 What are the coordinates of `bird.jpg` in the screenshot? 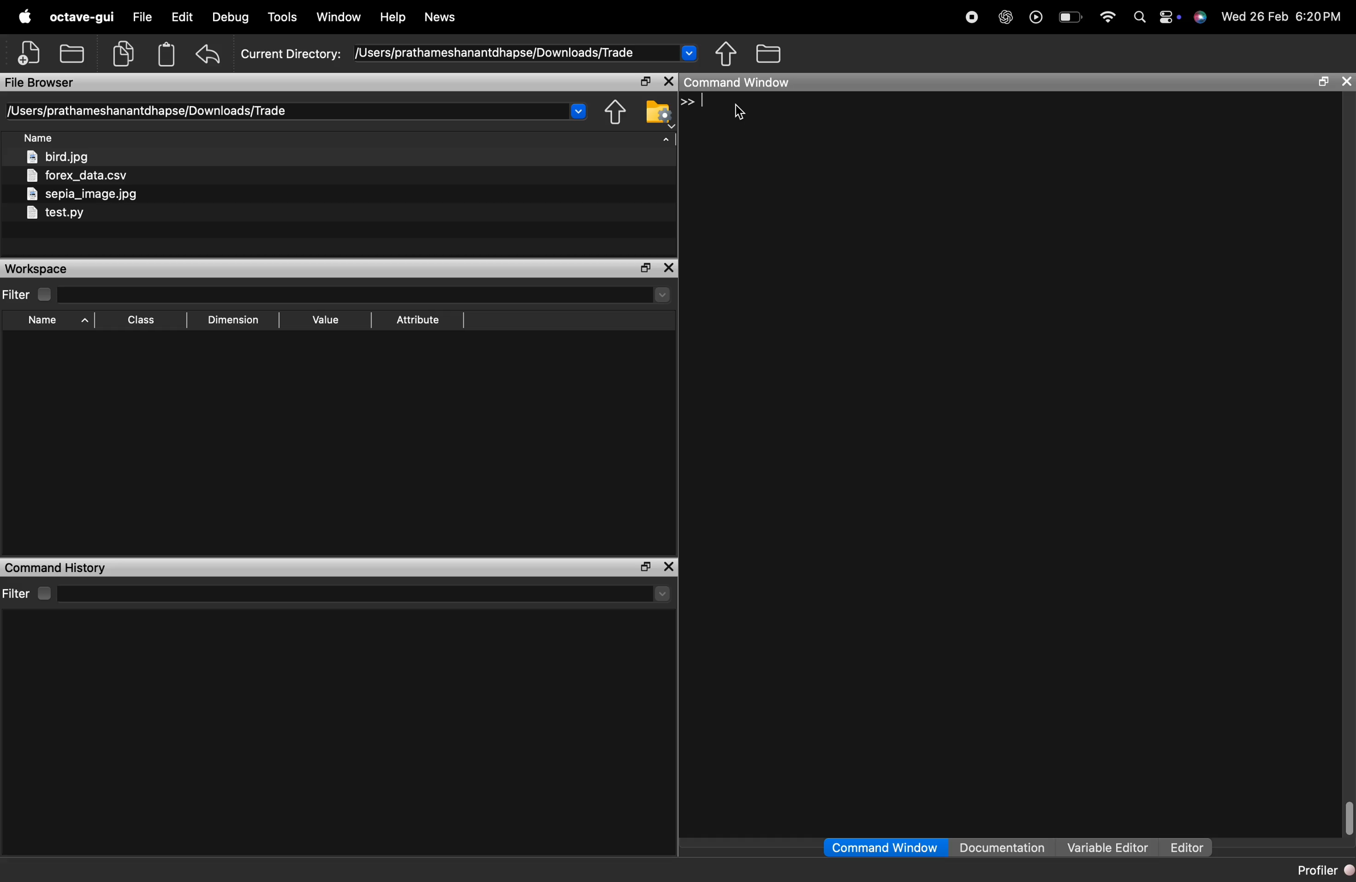 It's located at (60, 157).